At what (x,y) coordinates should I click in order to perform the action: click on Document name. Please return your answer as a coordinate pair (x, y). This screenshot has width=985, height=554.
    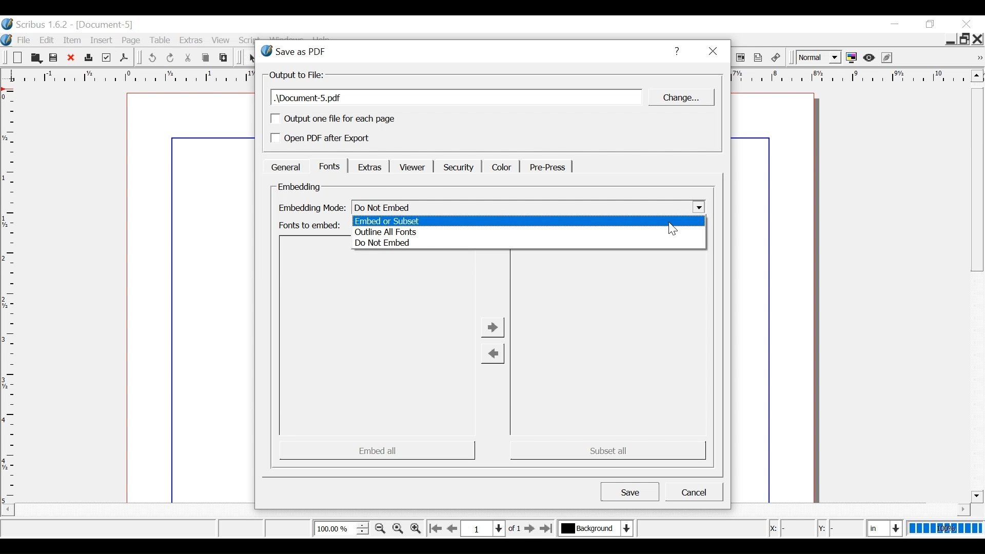
    Looking at the image, I should click on (106, 25).